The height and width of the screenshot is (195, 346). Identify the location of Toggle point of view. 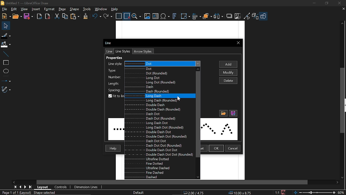
(247, 16).